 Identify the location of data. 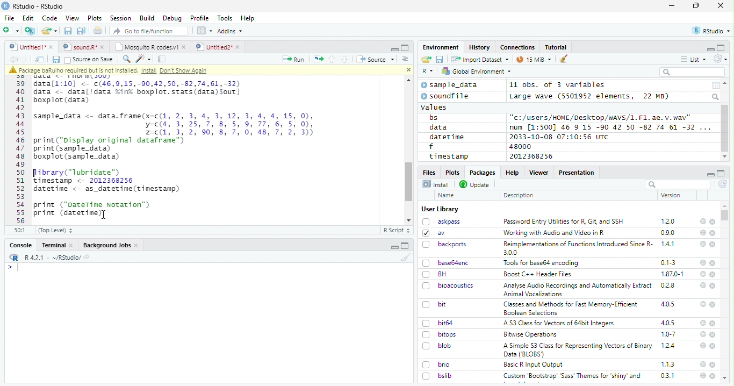
(440, 127).